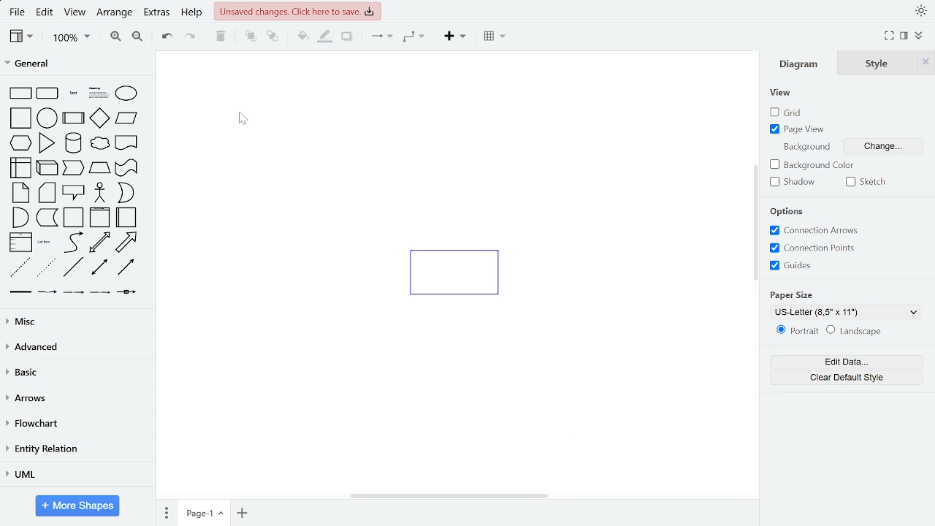  I want to click on advanced, so click(75, 348).